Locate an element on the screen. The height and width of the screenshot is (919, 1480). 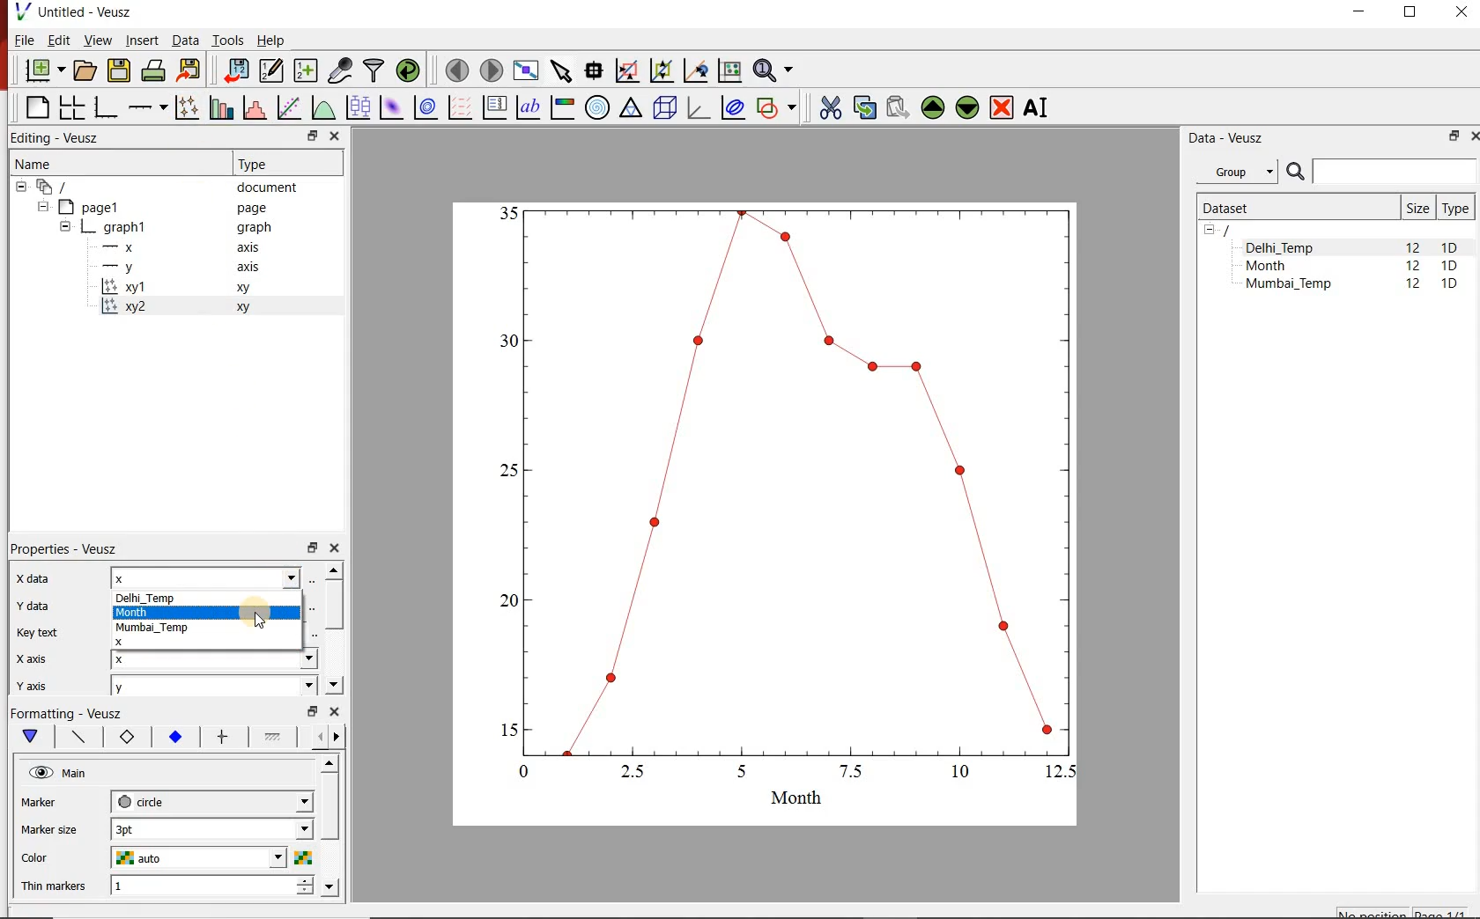
click to reset graph axes is located at coordinates (729, 71).